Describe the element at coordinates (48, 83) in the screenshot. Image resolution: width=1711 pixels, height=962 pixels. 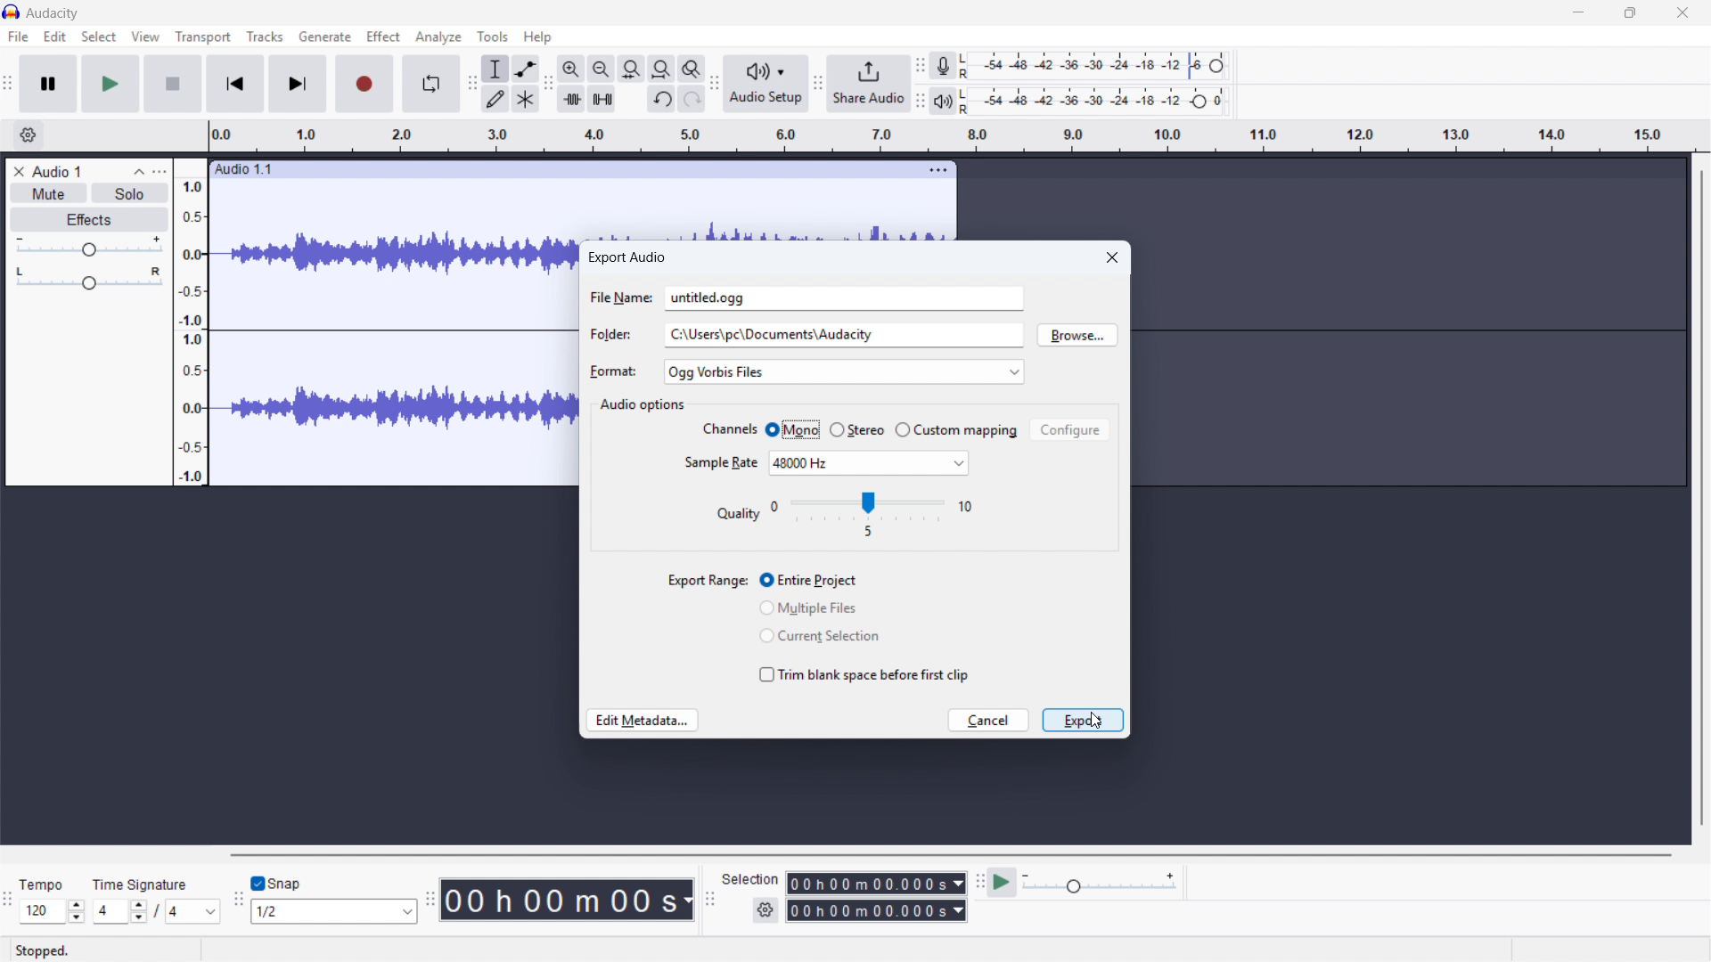
I see `Pause` at that location.